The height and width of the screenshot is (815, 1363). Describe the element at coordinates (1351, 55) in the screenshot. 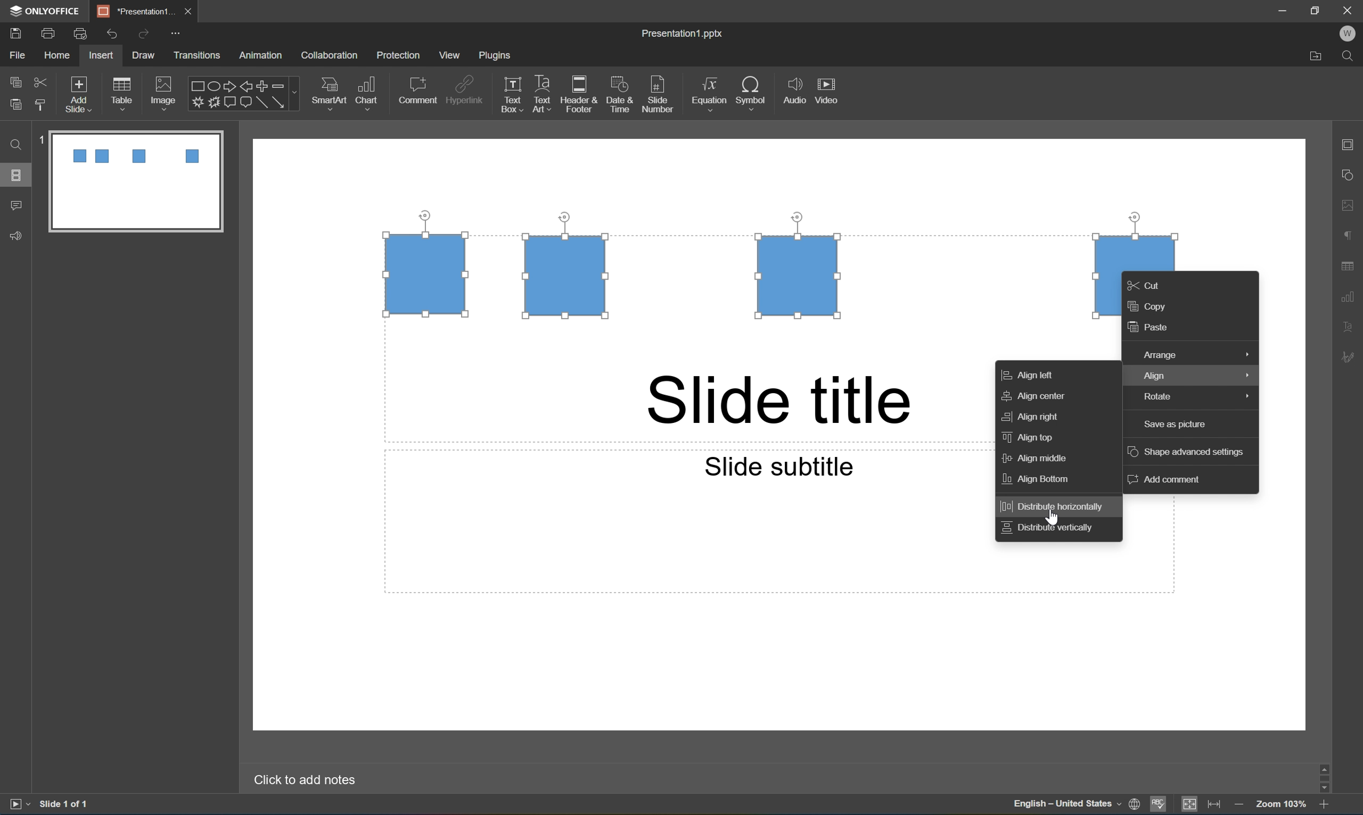

I see `Find` at that location.